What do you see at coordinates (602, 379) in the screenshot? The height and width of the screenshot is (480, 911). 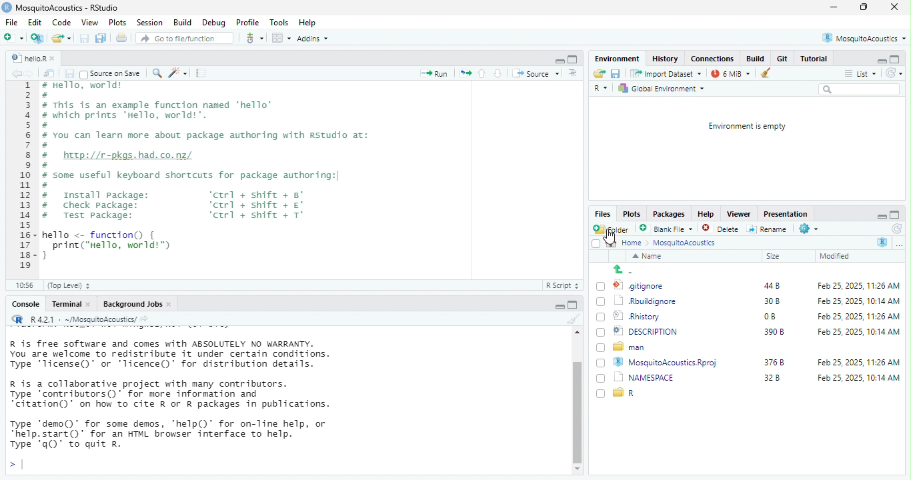 I see `checkbox` at bounding box center [602, 379].